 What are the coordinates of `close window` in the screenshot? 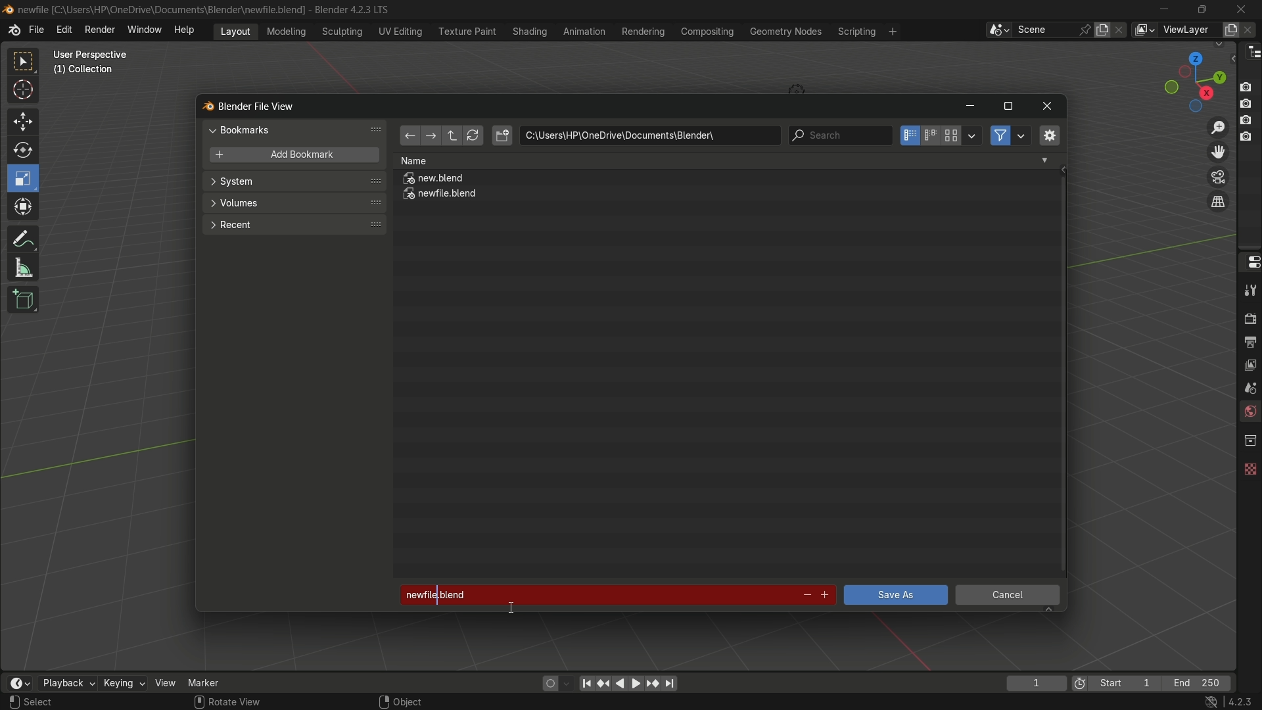 It's located at (1048, 106).